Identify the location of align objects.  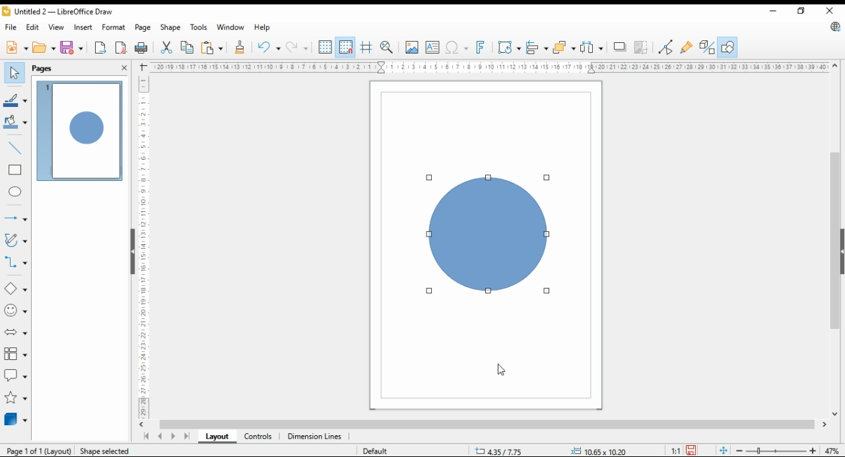
(537, 48).